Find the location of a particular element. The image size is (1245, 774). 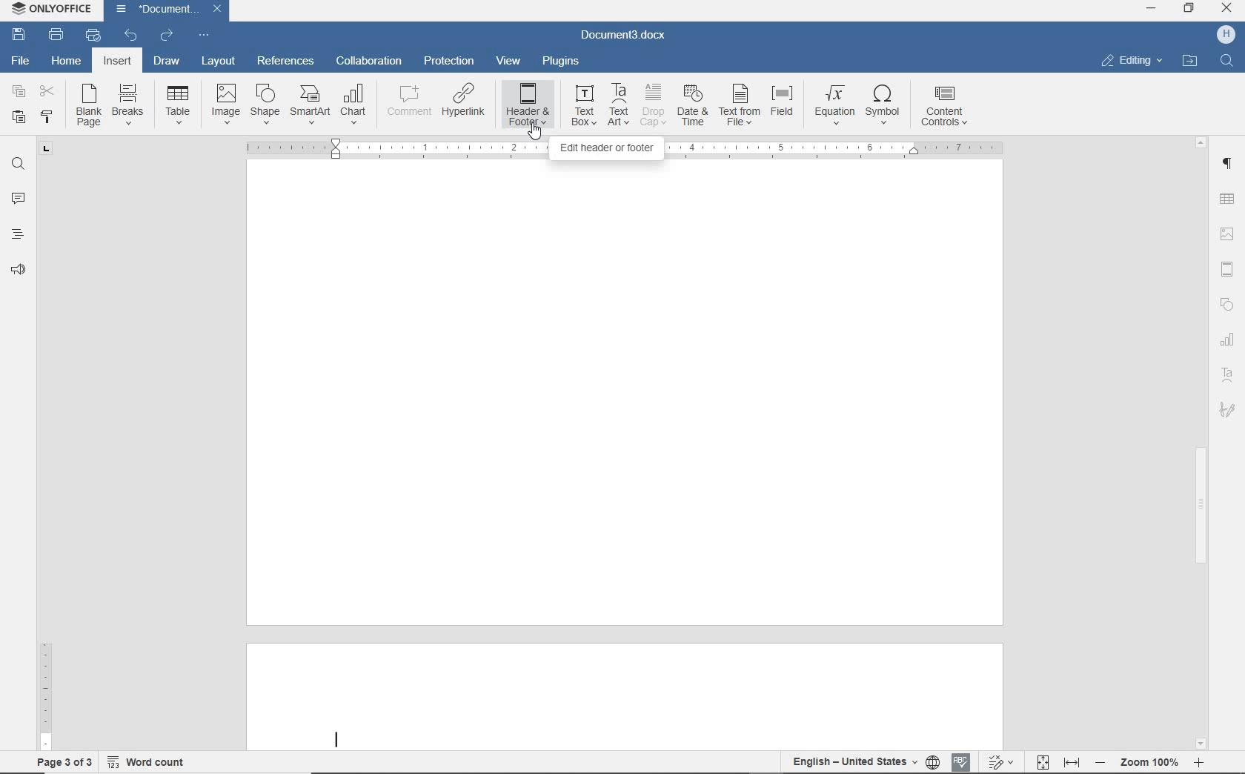

COMMENTS is located at coordinates (18, 197).